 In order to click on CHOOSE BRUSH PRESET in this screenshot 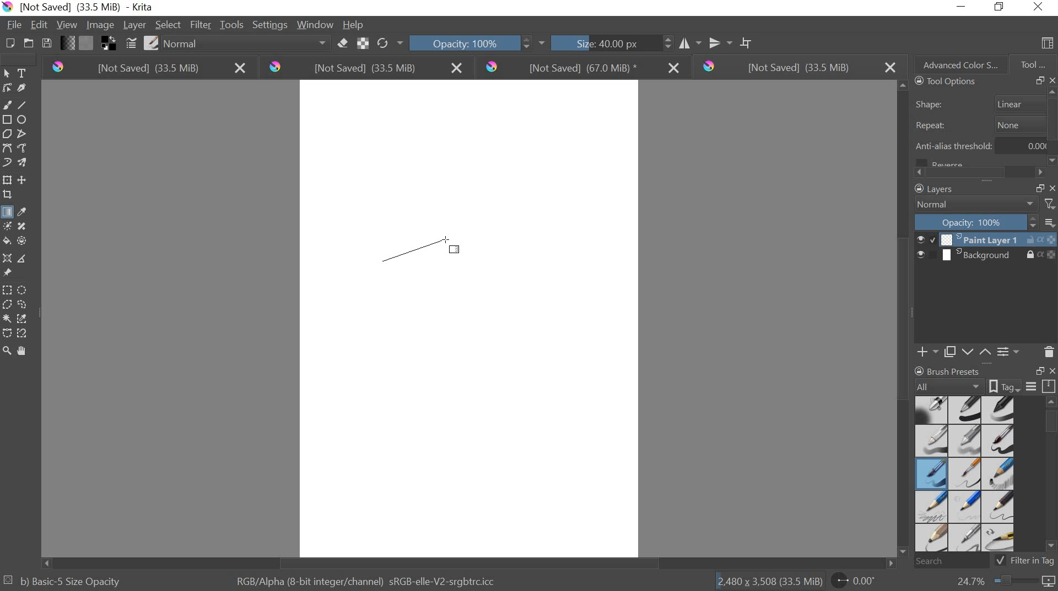, I will do `click(152, 45)`.